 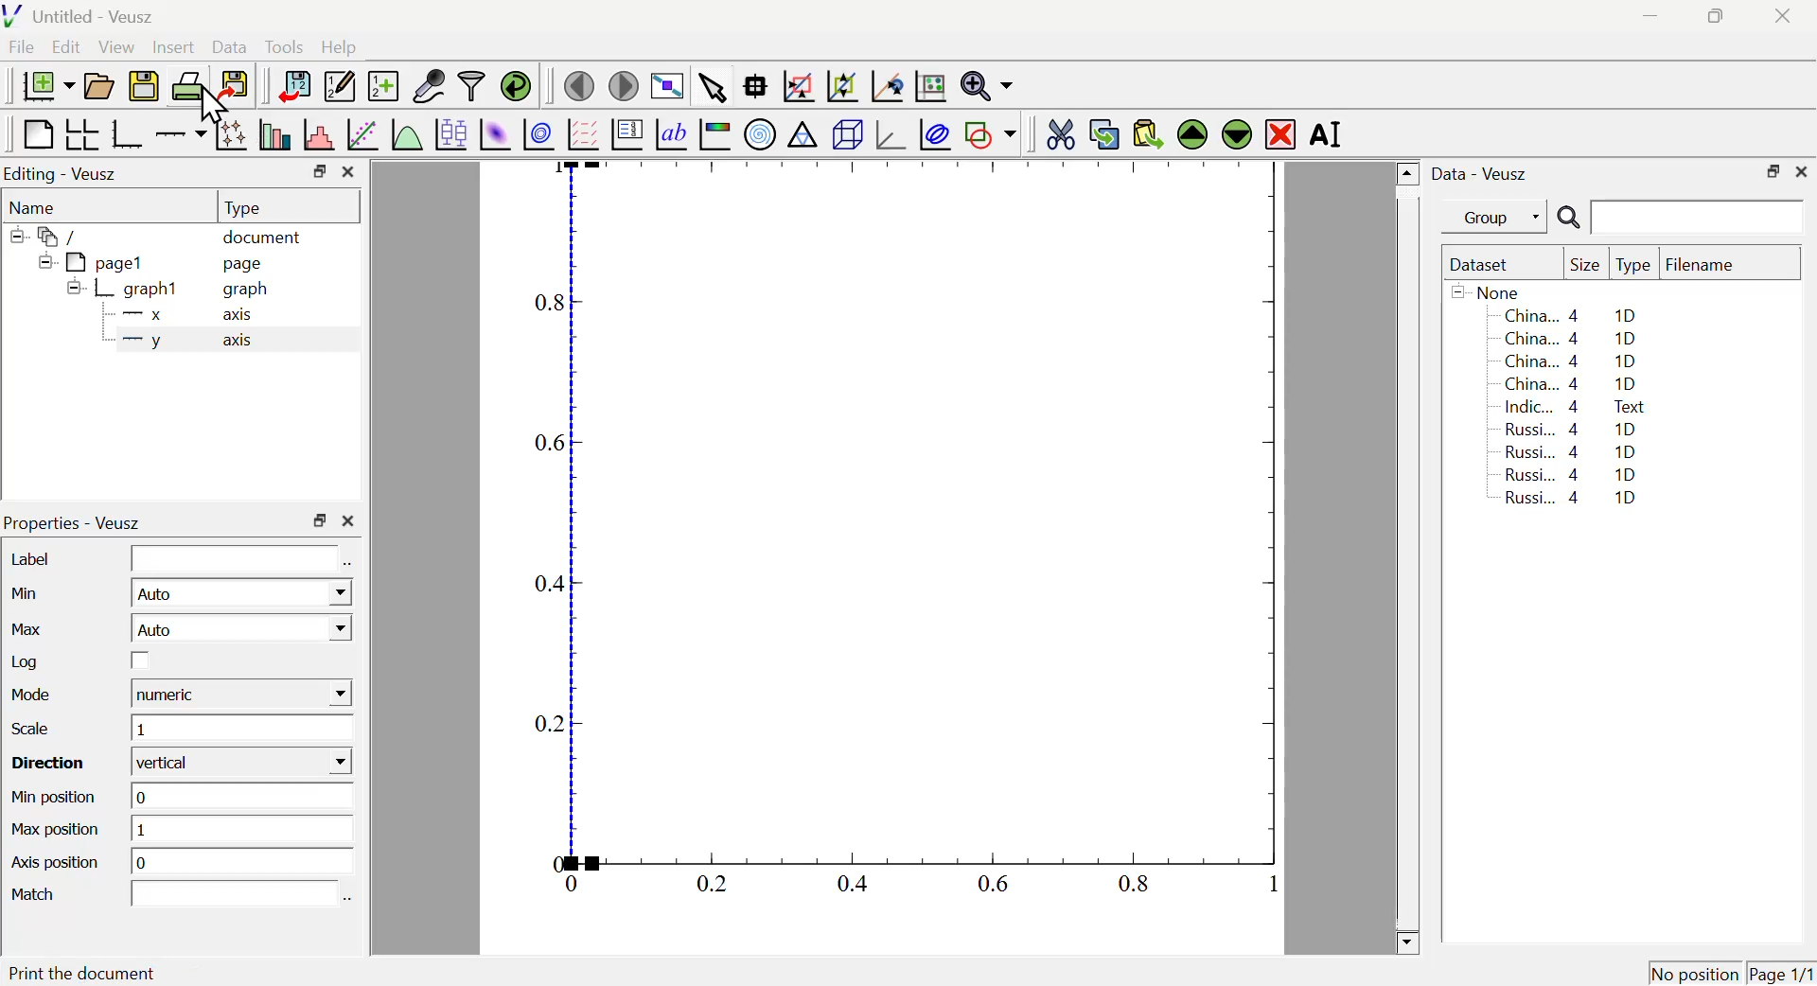 I want to click on Plot 2D set as contours, so click(x=538, y=135).